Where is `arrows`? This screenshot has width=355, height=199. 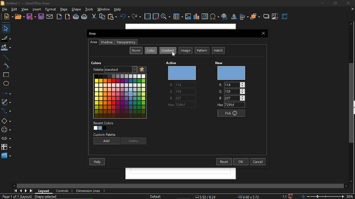
arrows is located at coordinates (6, 139).